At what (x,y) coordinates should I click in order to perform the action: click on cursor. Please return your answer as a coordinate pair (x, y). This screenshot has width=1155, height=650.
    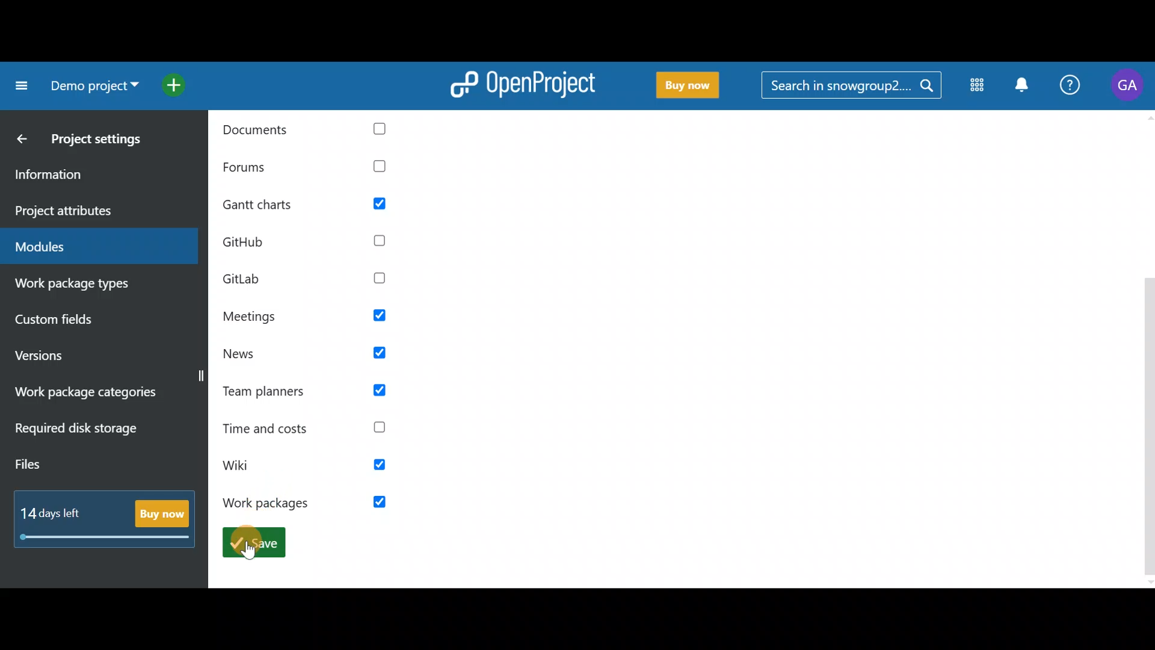
    Looking at the image, I should click on (248, 550).